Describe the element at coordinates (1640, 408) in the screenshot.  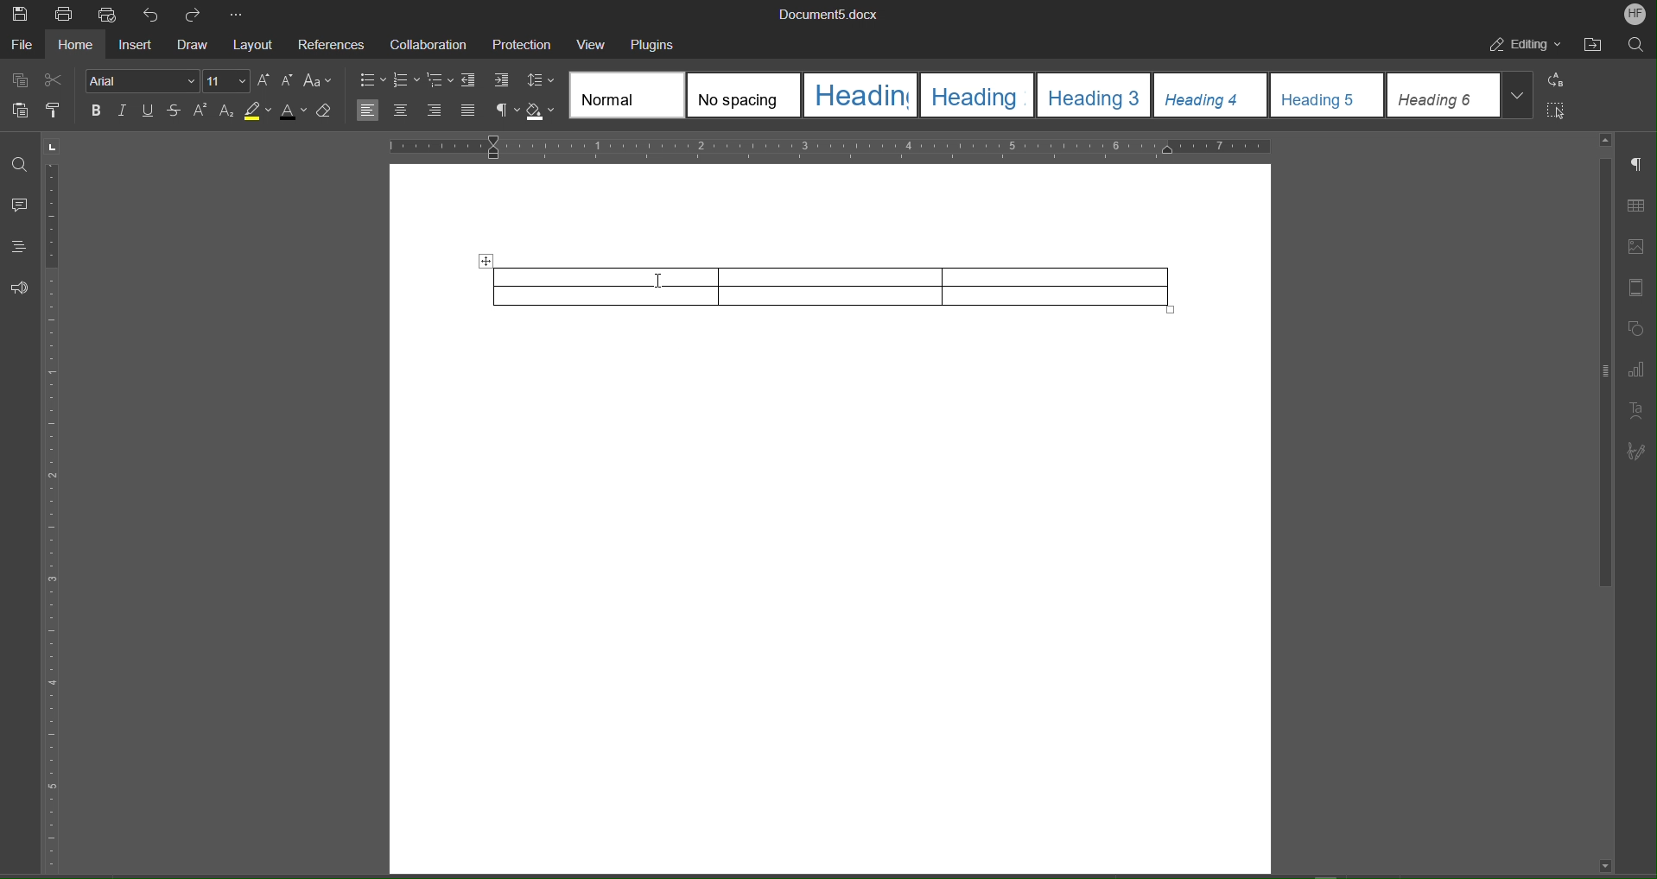
I see `Text Art` at that location.